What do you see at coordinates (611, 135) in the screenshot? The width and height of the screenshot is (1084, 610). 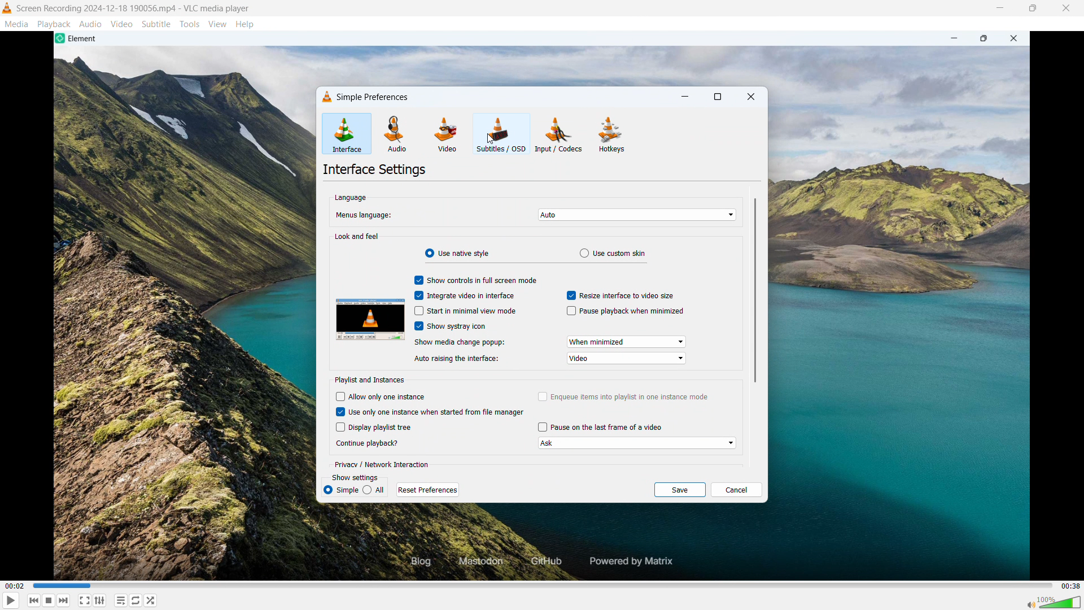 I see `Hot keys ` at bounding box center [611, 135].